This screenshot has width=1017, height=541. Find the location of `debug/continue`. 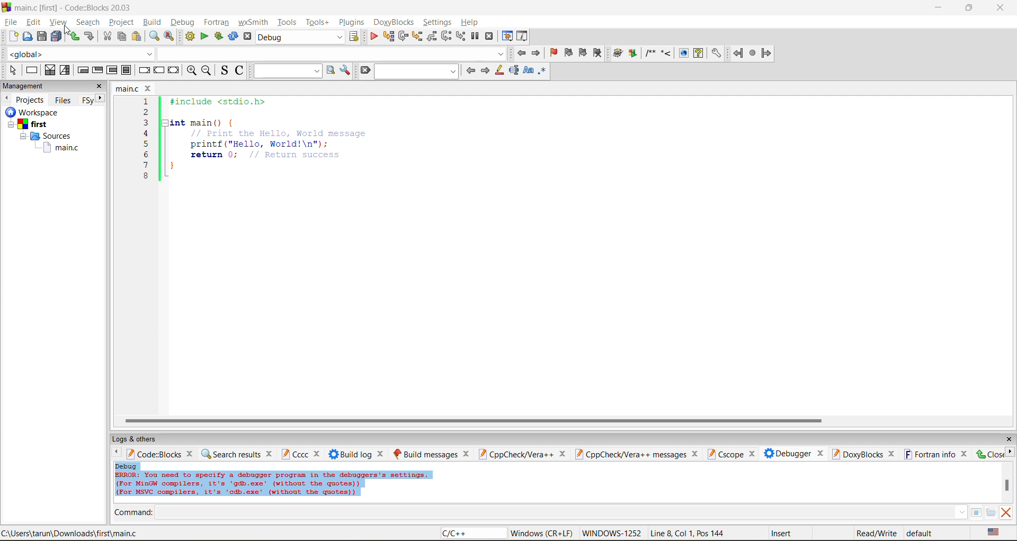

debug/continue is located at coordinates (375, 37).